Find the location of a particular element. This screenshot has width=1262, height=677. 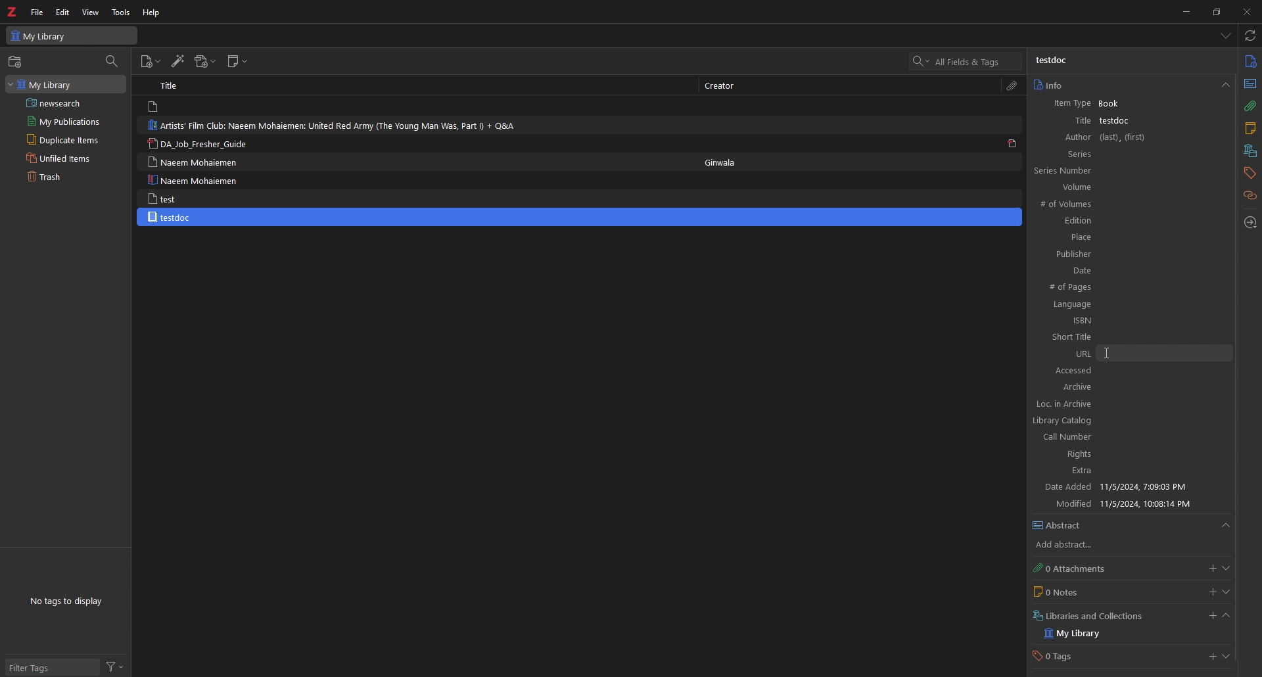

Loc. in archive is located at coordinates (1126, 404).